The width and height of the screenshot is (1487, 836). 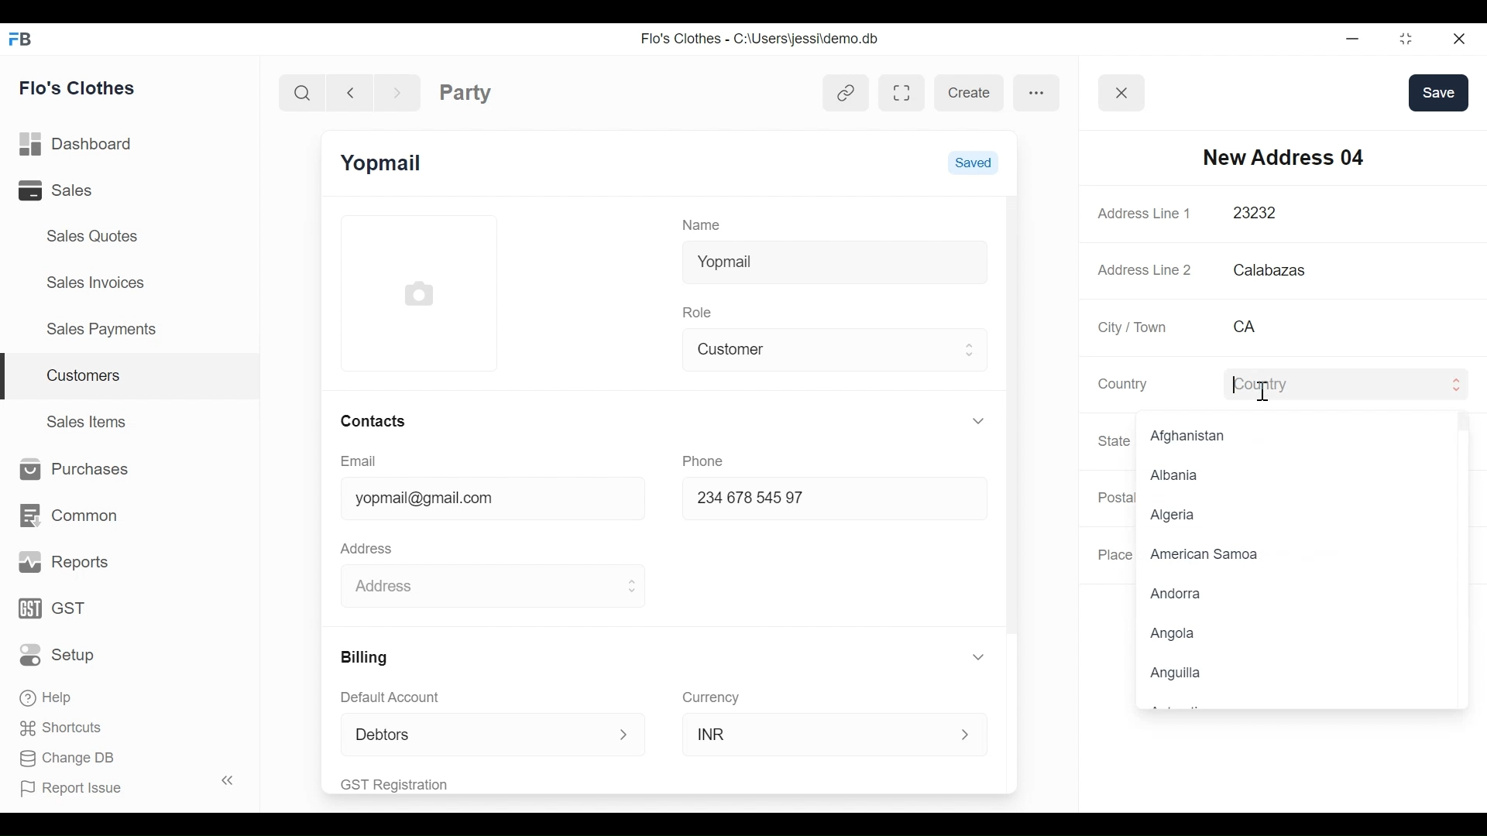 What do you see at coordinates (1401, 39) in the screenshot?
I see `Restore` at bounding box center [1401, 39].